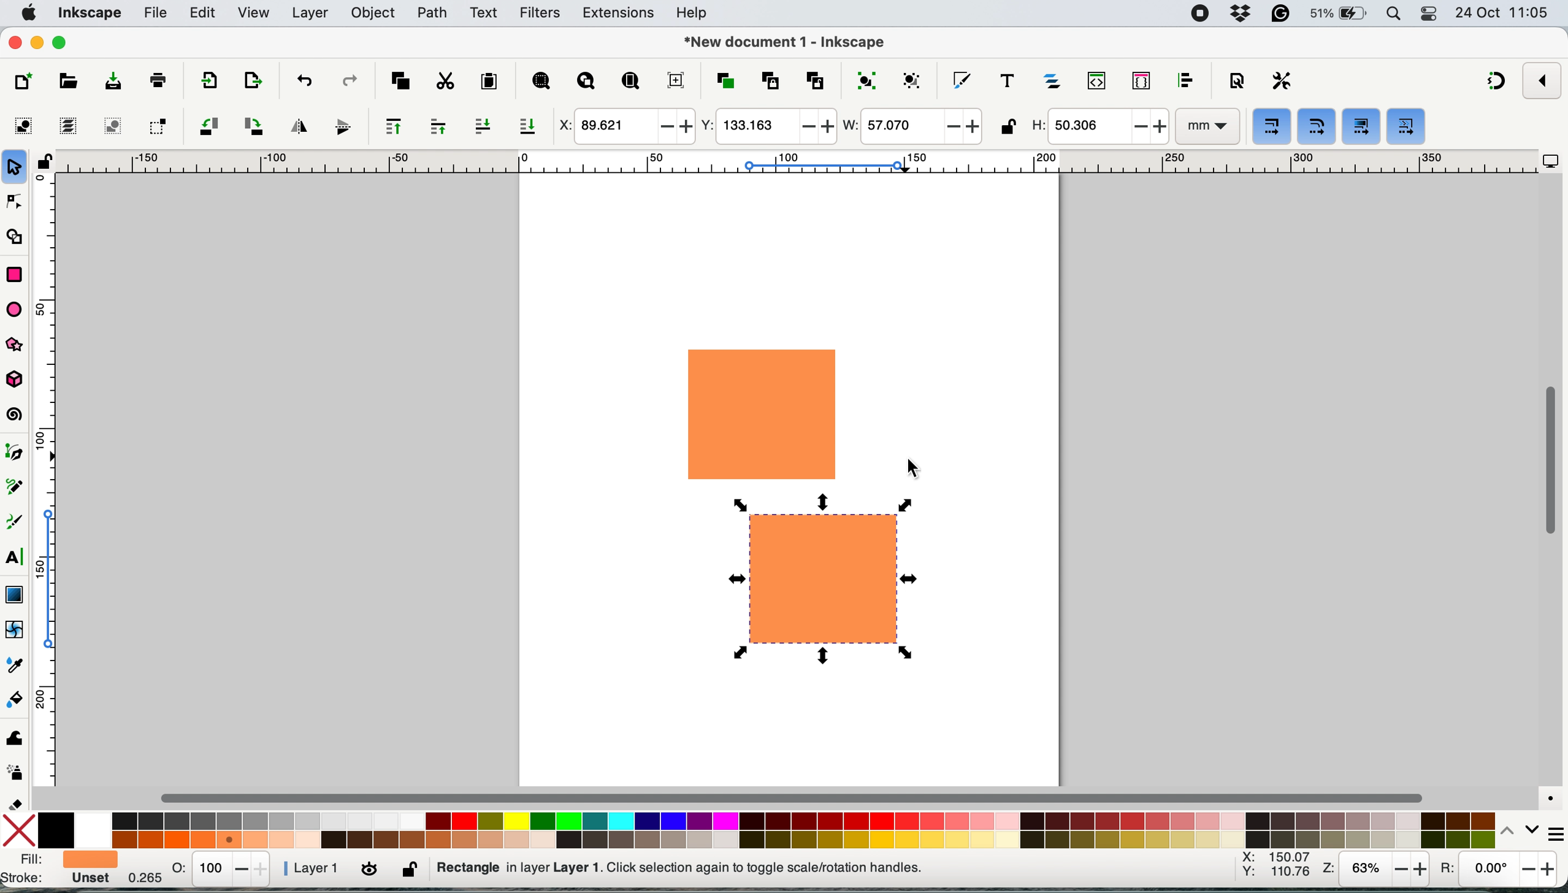  What do you see at coordinates (1275, 868) in the screenshot?
I see `xy coordinates` at bounding box center [1275, 868].